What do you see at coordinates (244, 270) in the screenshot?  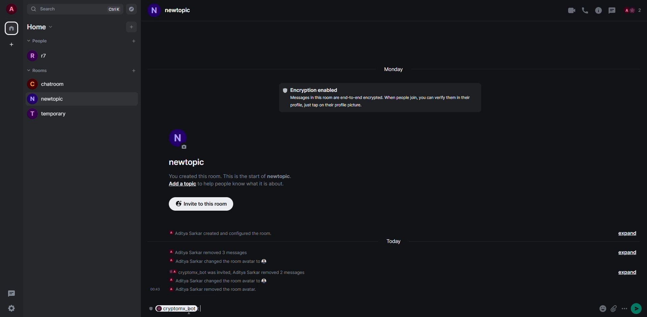 I see `A Aditya Sarkar removed 3 messages.

A Aditya Sarkar changed the room avatar to €%

#A cryptomx_bot was invited, Aditya Sarkar removed 2 messages
A Aditya Sarkar changed the room avatar to €%

A Aditya Sarkar removed the room avatar.` at bounding box center [244, 270].